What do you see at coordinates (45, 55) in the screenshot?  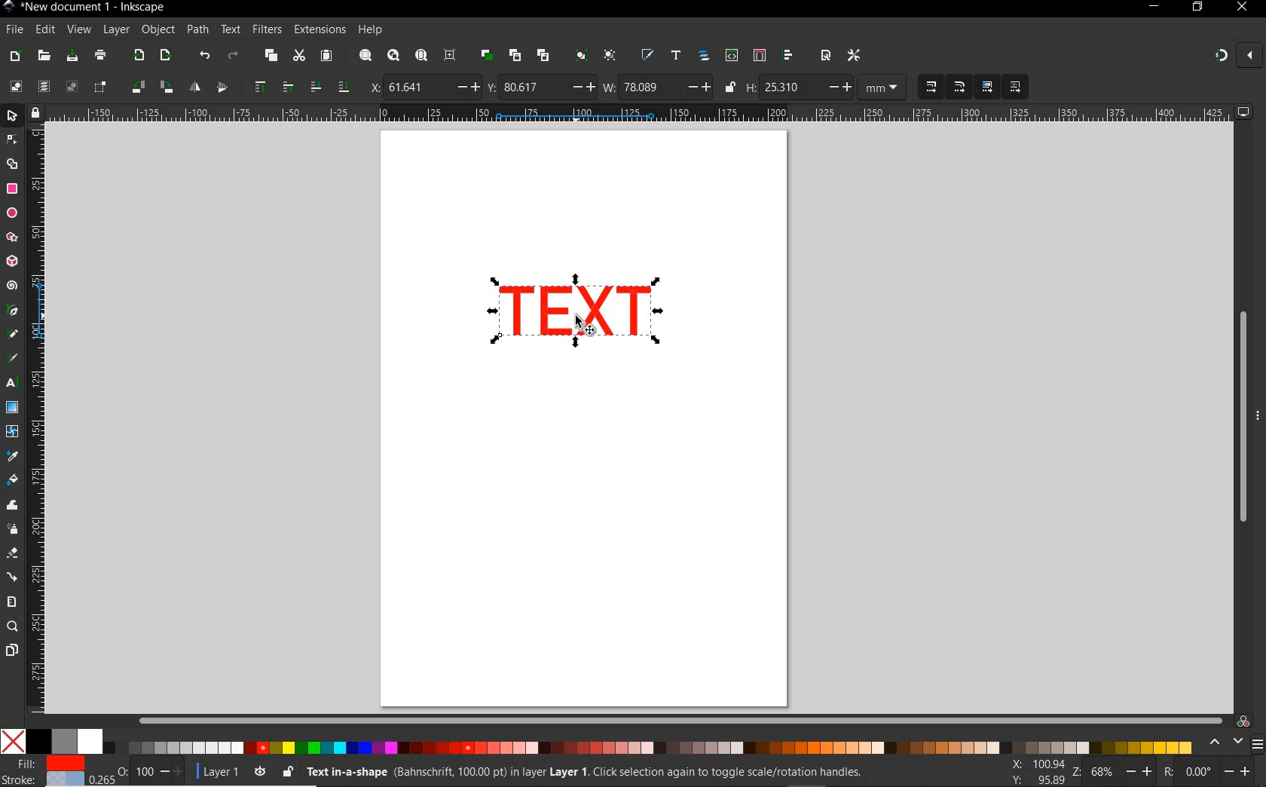 I see `open file dialog` at bounding box center [45, 55].